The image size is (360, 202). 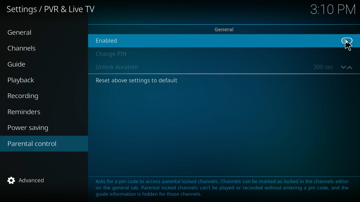 What do you see at coordinates (119, 68) in the screenshot?
I see `unlock duration` at bounding box center [119, 68].